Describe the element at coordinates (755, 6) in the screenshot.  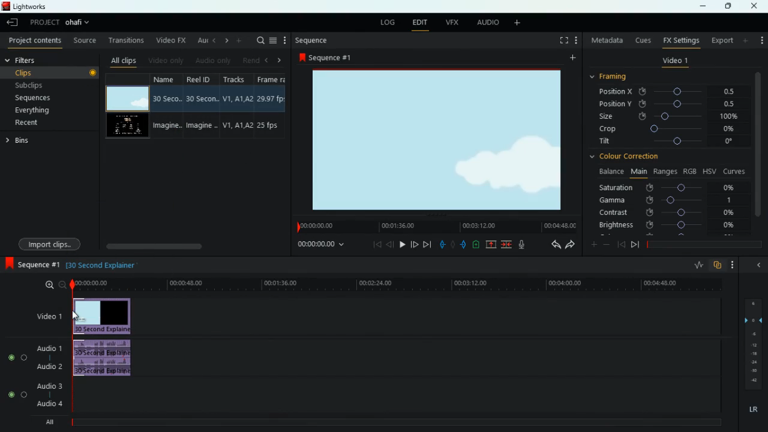
I see `close` at that location.